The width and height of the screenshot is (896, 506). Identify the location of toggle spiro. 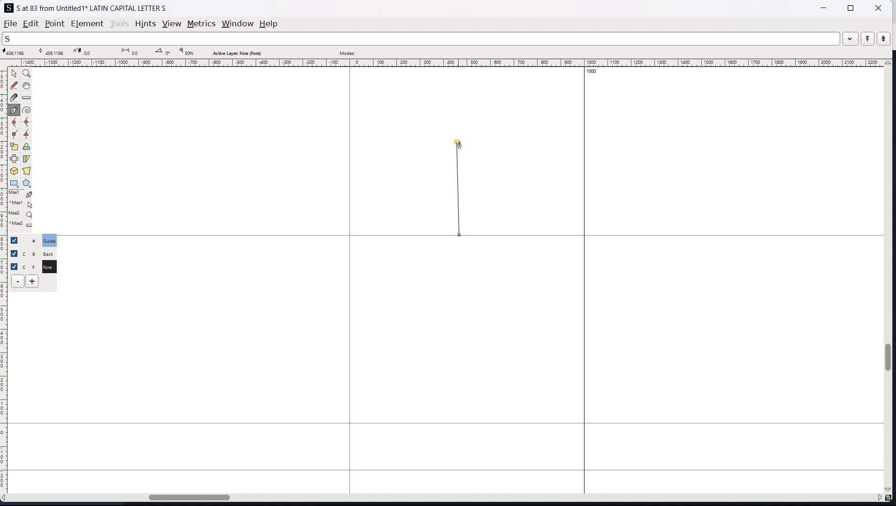
(27, 110).